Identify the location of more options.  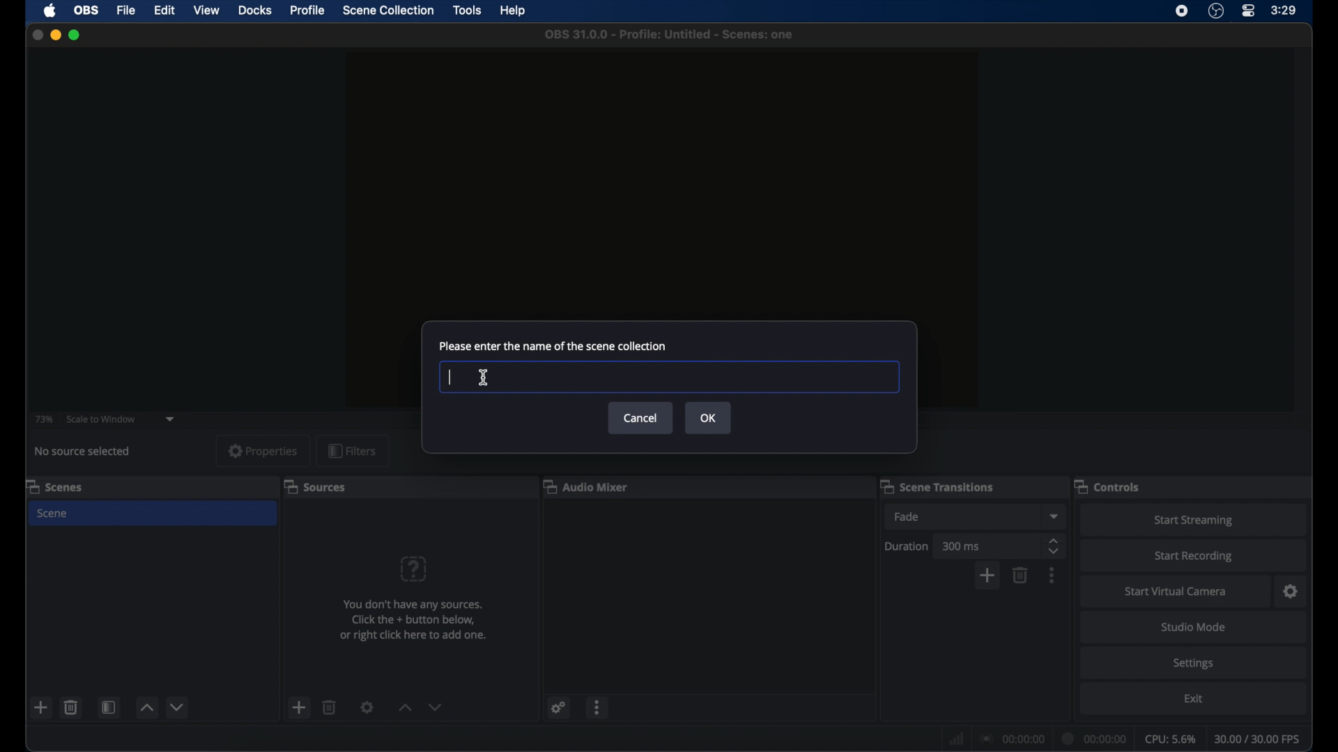
(1052, 575).